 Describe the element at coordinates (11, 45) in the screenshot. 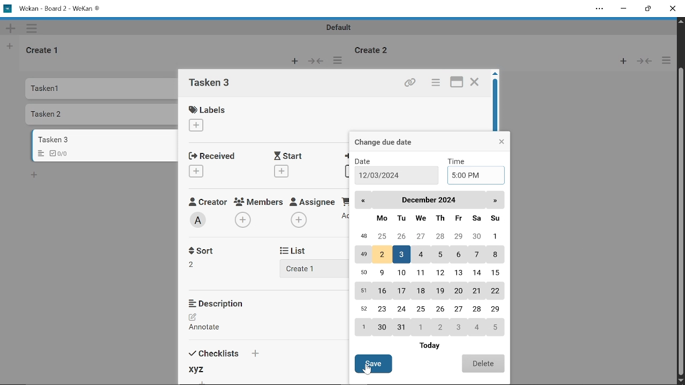

I see `New` at that location.